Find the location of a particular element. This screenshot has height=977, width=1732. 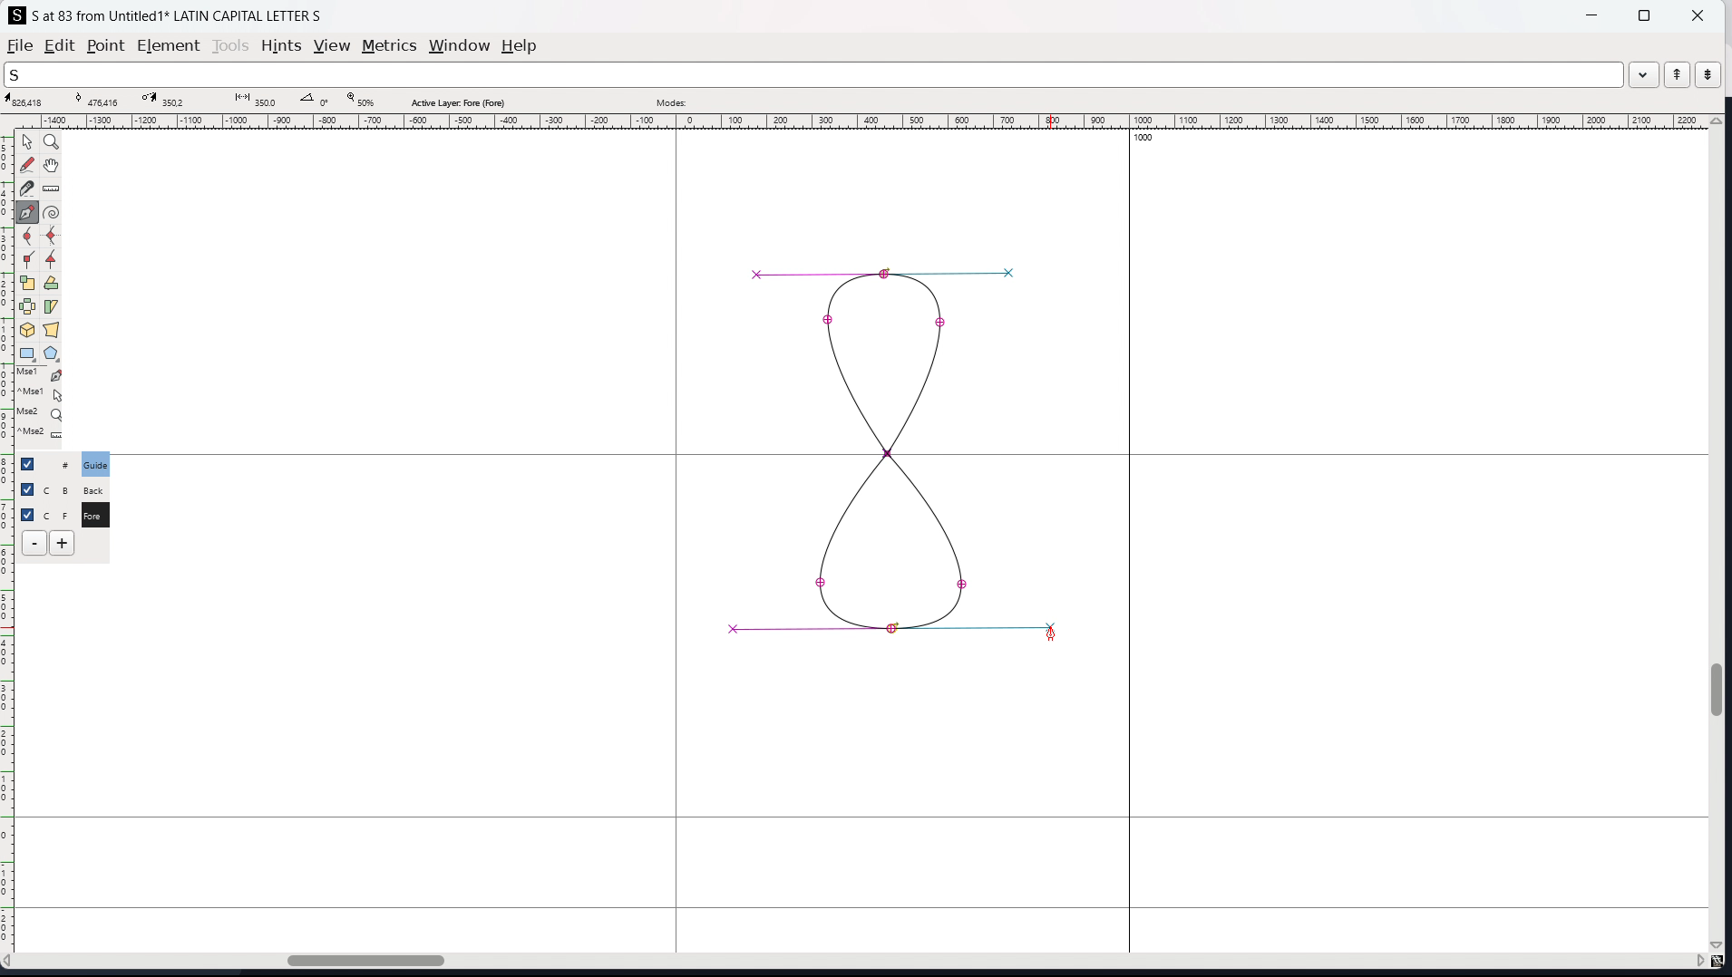

metrics is located at coordinates (389, 45).